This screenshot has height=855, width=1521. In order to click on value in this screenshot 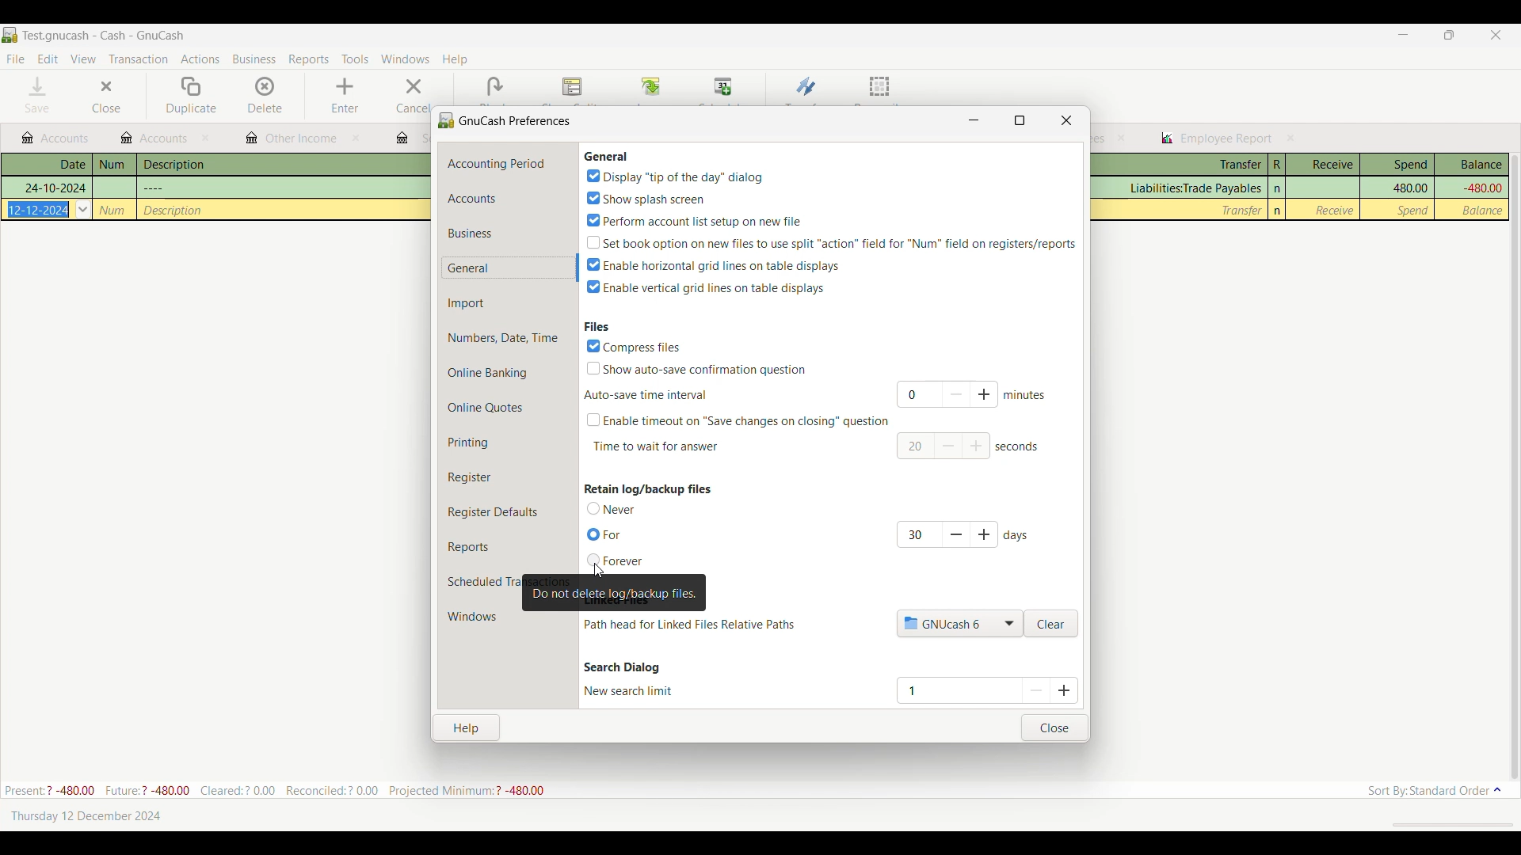, I will do `click(916, 533)`.